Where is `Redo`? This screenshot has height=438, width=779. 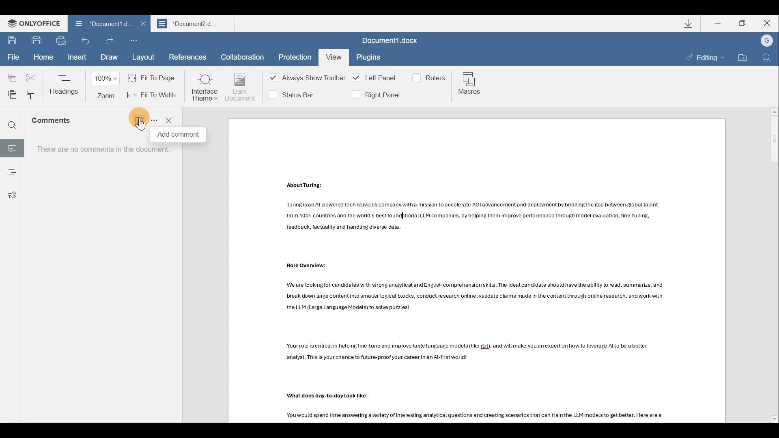 Redo is located at coordinates (110, 41).